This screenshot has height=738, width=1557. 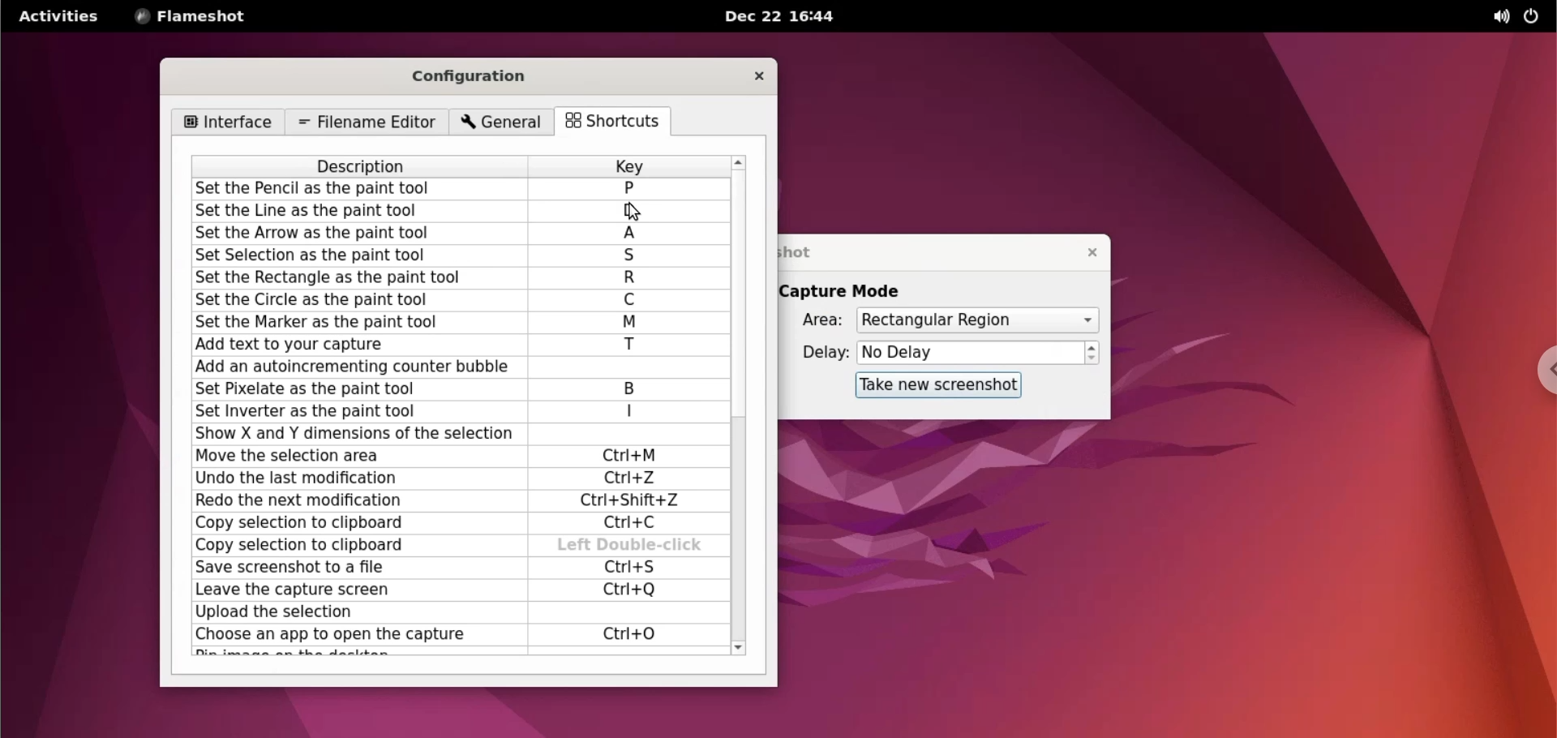 What do you see at coordinates (354, 636) in the screenshot?
I see `choose an app to open the capture` at bounding box center [354, 636].